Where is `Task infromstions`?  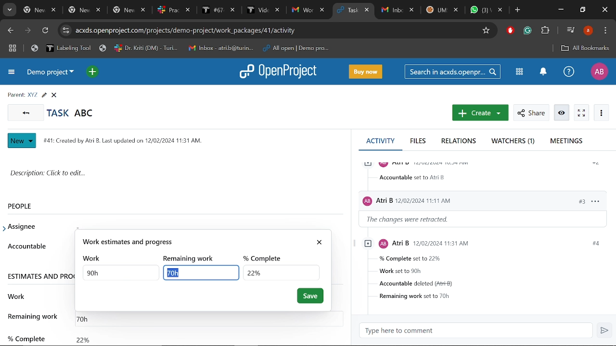 Task infromstions is located at coordinates (484, 270).